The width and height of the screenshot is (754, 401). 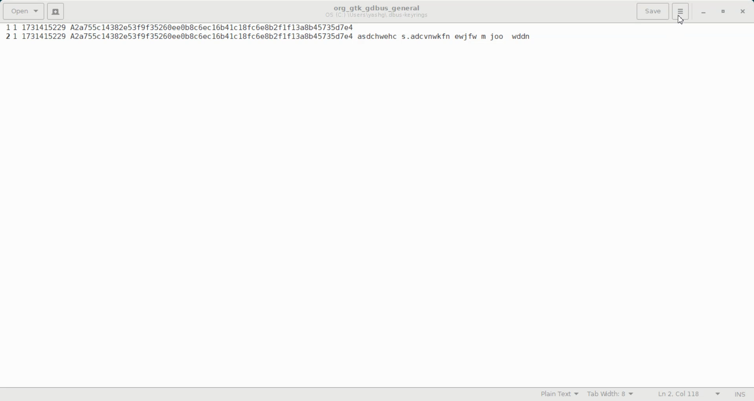 I want to click on INS, so click(x=740, y=394).